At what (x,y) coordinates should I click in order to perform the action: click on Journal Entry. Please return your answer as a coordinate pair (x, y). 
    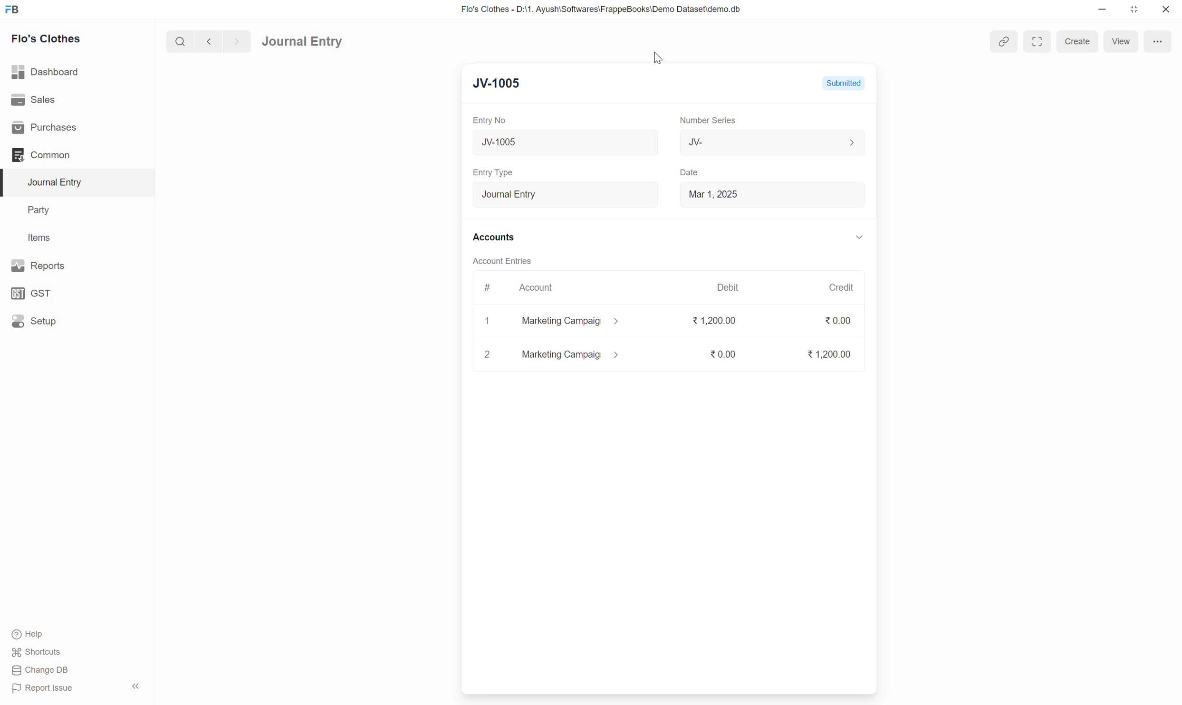
    Looking at the image, I should click on (302, 42).